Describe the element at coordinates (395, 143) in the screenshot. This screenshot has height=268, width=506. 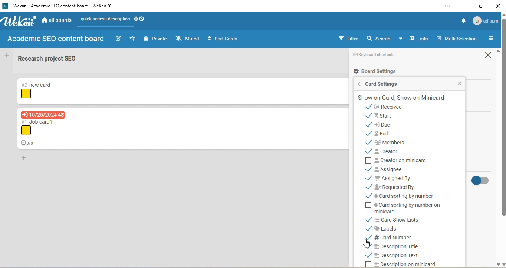
I see `members` at that location.